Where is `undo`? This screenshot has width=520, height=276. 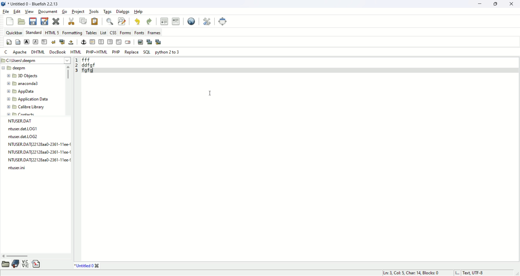 undo is located at coordinates (138, 21).